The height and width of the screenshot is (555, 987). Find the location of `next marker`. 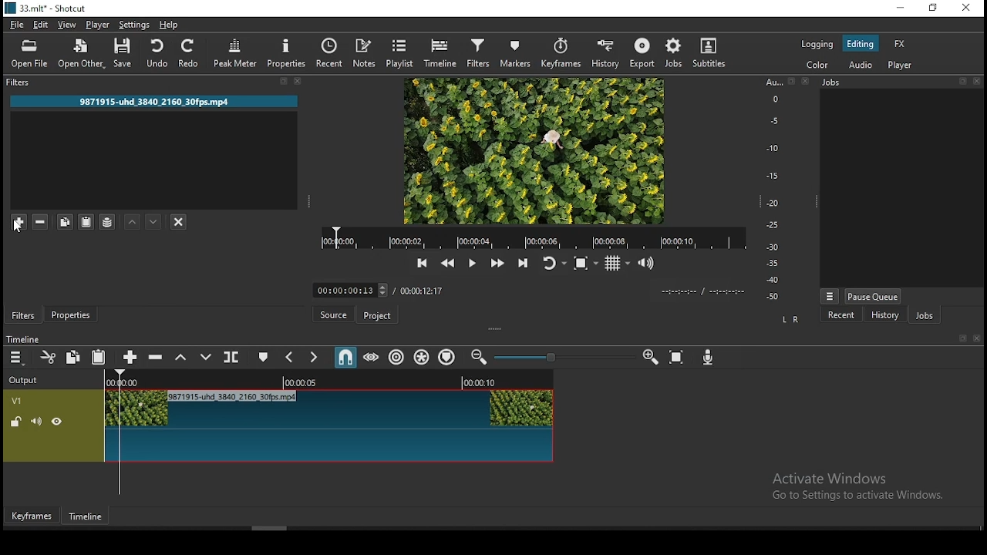

next marker is located at coordinates (314, 356).